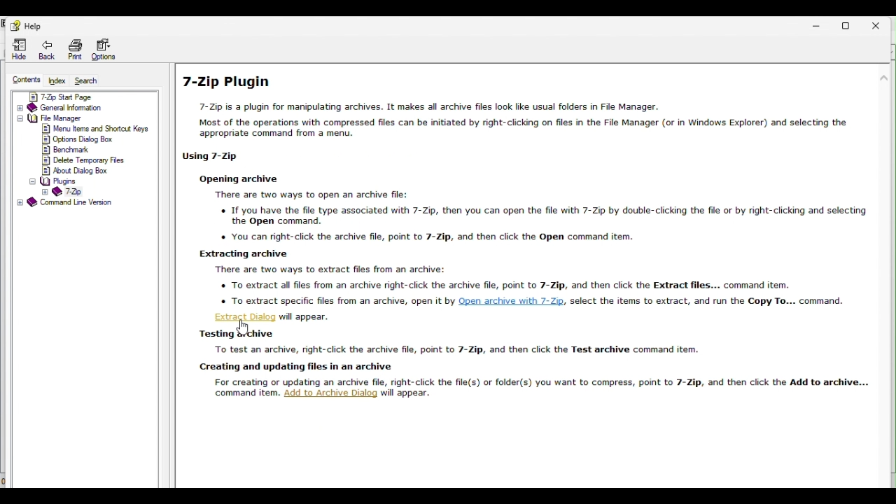 The width and height of the screenshot is (896, 504). Describe the element at coordinates (521, 272) in the screenshot. I see `Extract dialog` at that location.